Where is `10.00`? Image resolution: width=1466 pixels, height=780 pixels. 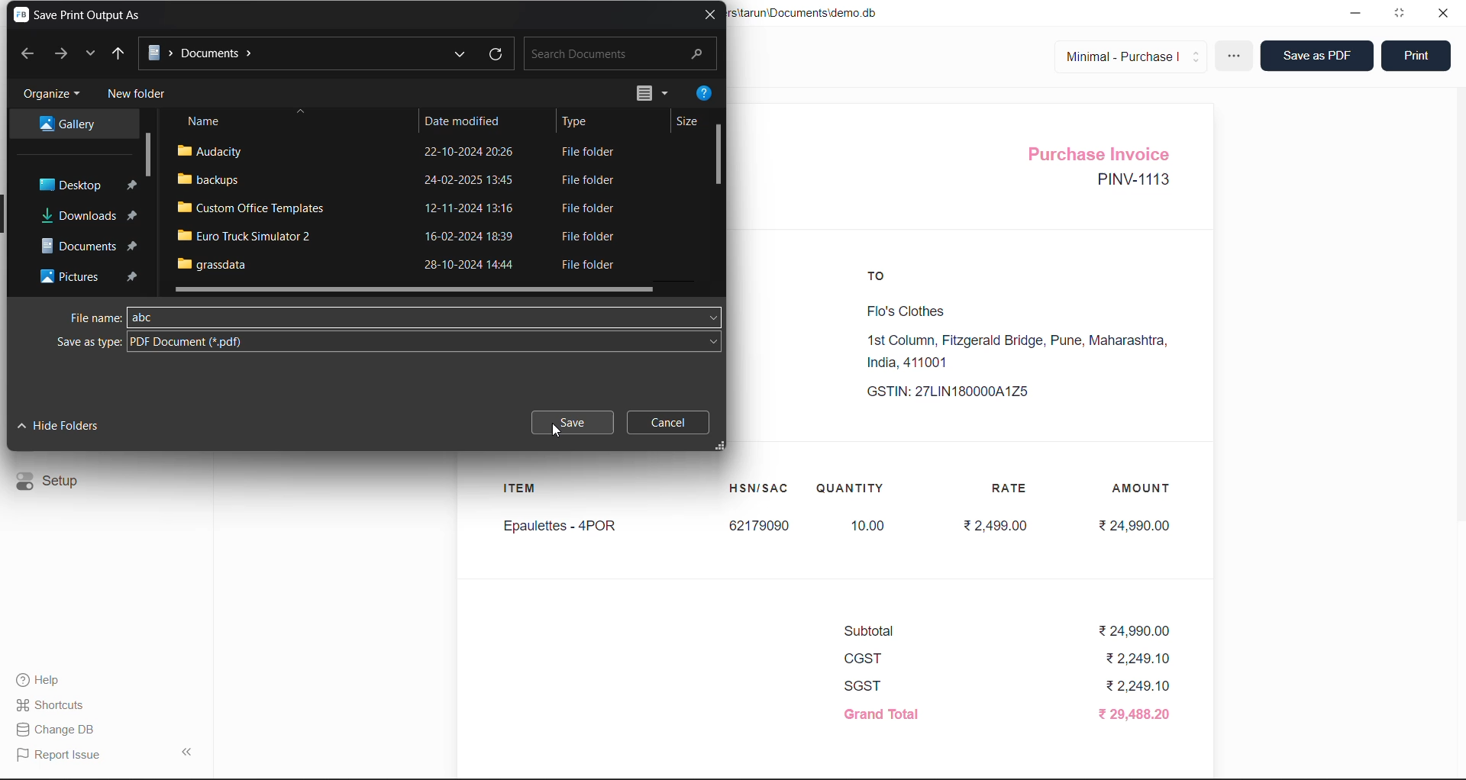
10.00 is located at coordinates (870, 525).